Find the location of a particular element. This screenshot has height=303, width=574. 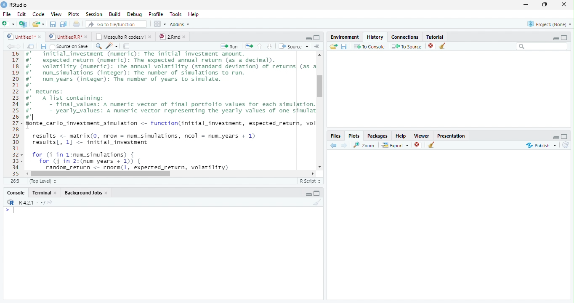

Clear is located at coordinates (444, 46).